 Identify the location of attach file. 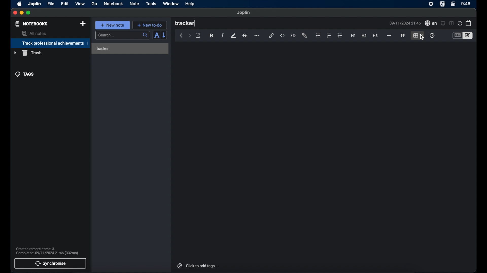
(305, 36).